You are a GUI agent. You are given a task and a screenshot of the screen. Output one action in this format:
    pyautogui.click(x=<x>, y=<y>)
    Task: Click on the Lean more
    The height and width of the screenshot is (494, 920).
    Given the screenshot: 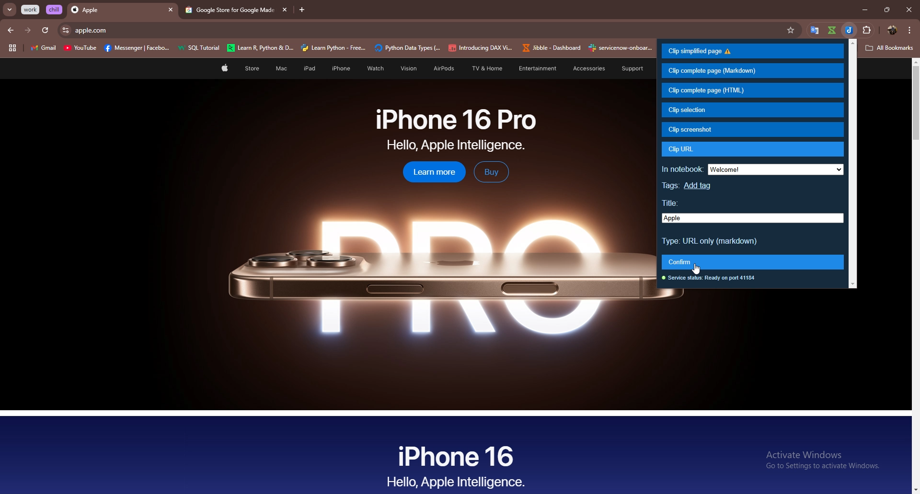 What is the action you would take?
    pyautogui.click(x=429, y=173)
    